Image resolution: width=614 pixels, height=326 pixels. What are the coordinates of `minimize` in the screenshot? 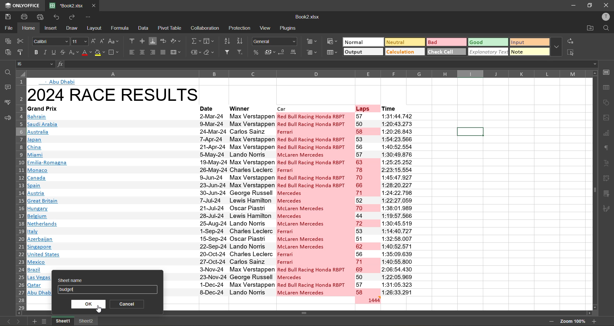 It's located at (571, 6).